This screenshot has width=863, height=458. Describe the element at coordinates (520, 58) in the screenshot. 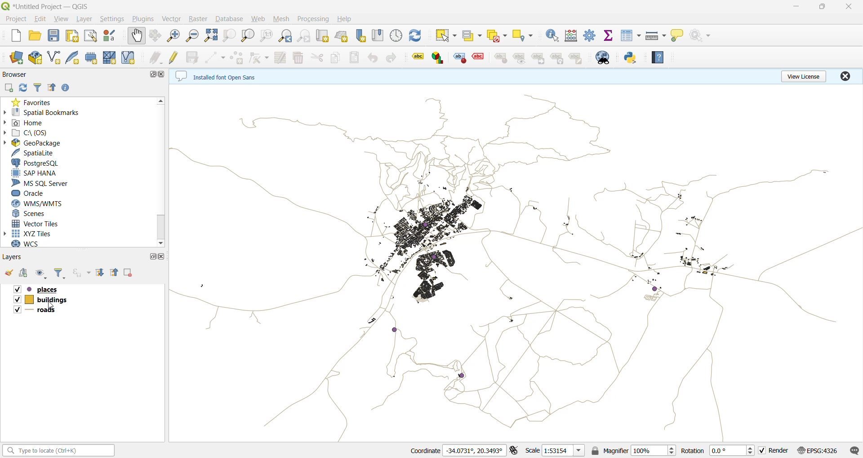

I see `preview` at that location.